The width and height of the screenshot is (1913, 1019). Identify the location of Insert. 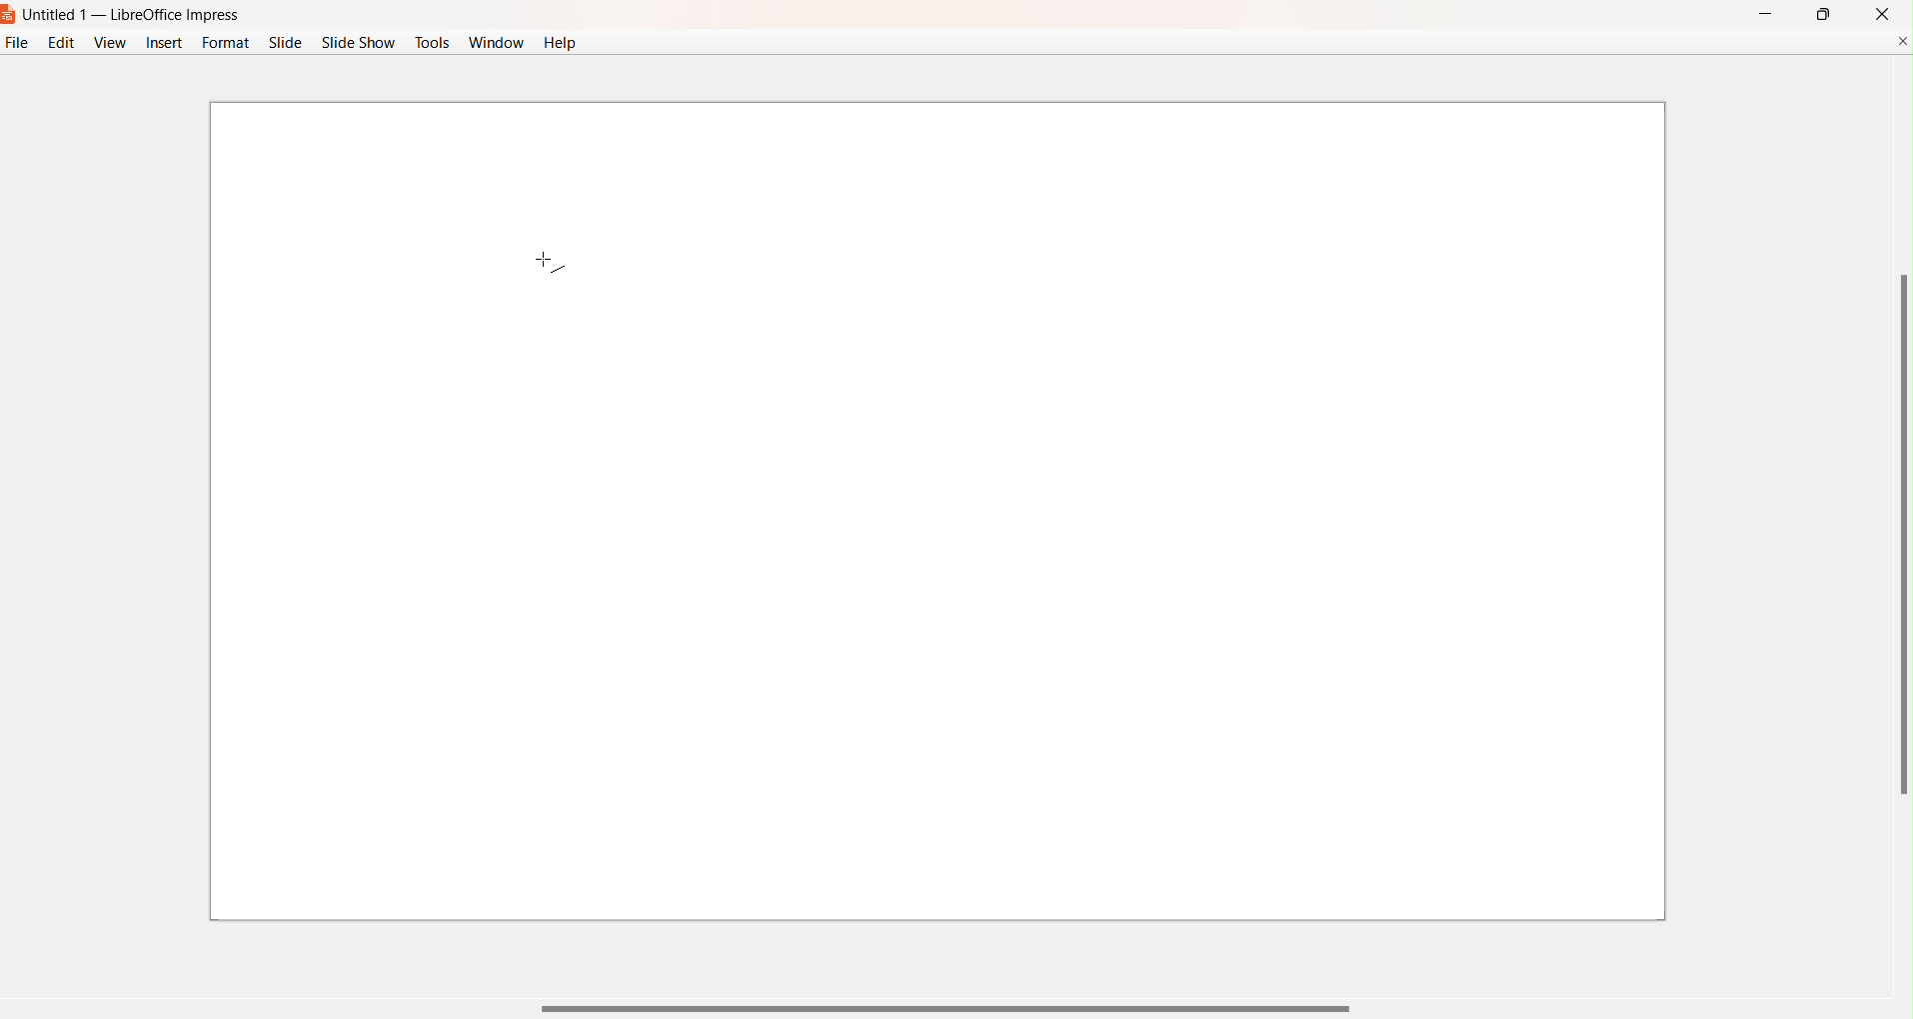
(161, 46).